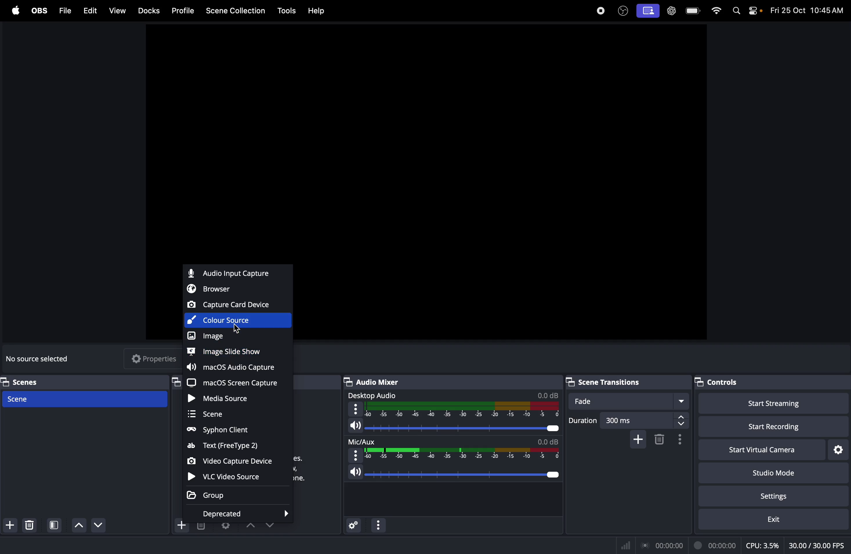  Describe the element at coordinates (771, 472) in the screenshot. I see `studio mode` at that location.